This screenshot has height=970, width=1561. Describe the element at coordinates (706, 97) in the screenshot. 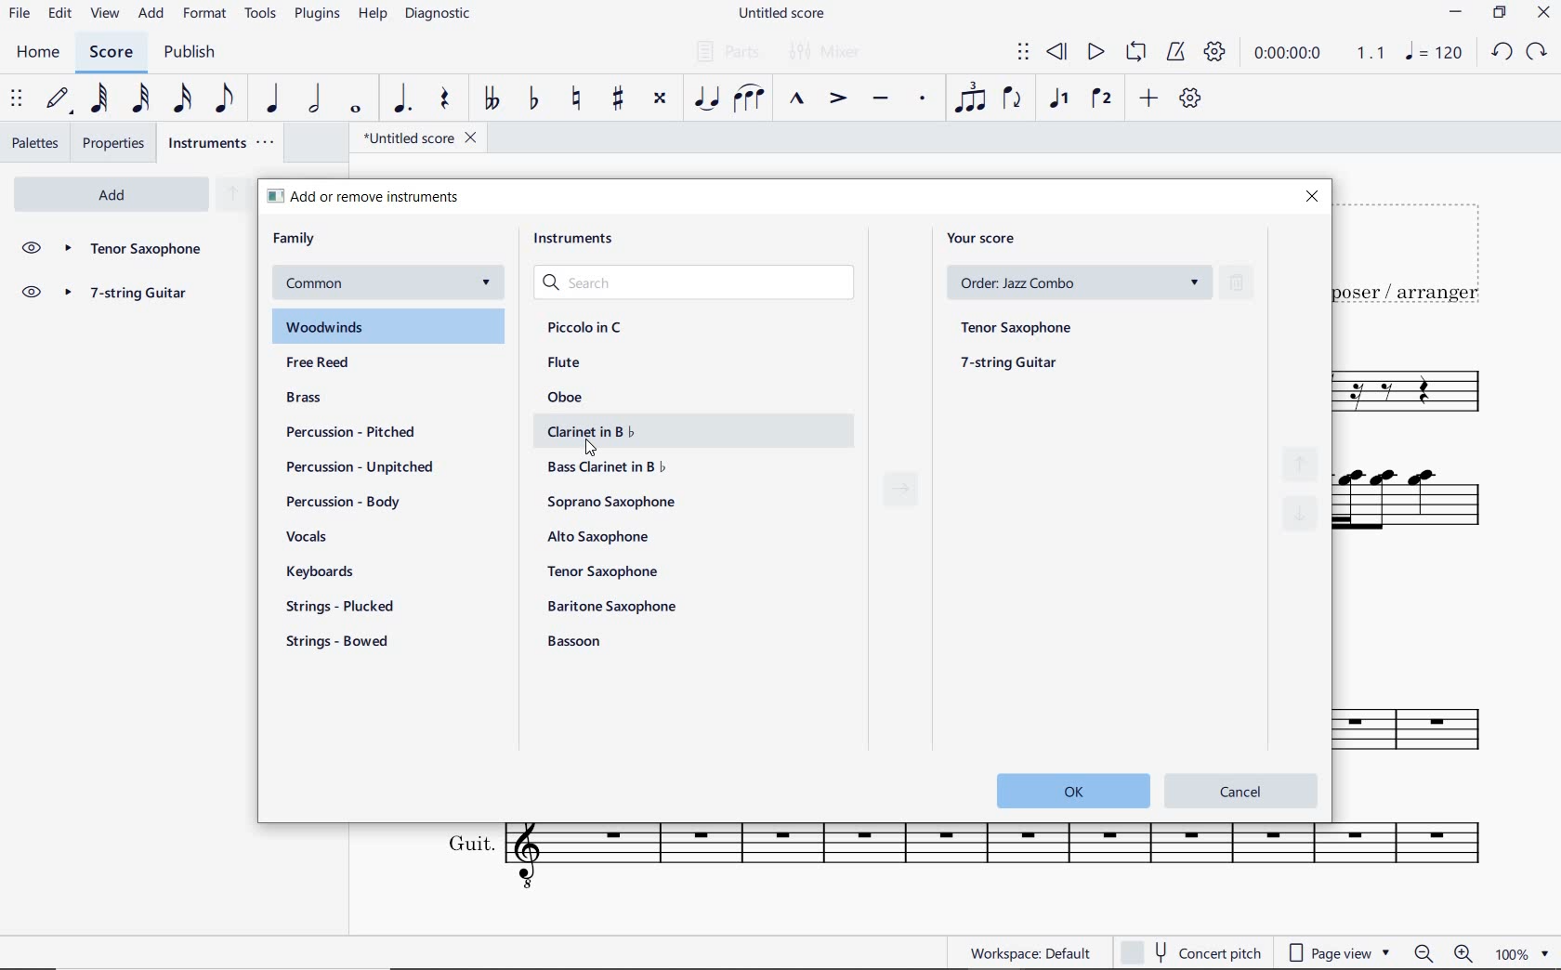

I see `TIE` at that location.